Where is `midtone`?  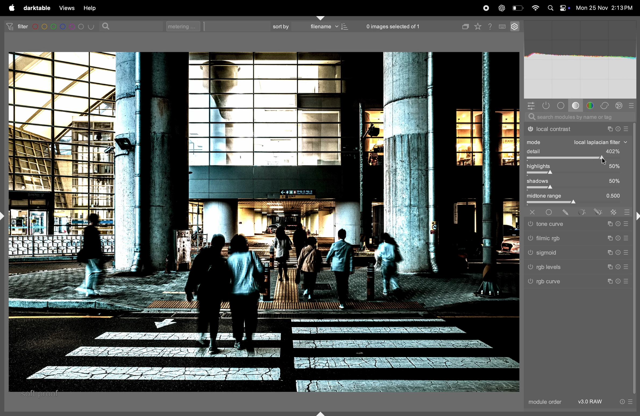
midtone is located at coordinates (577, 196).